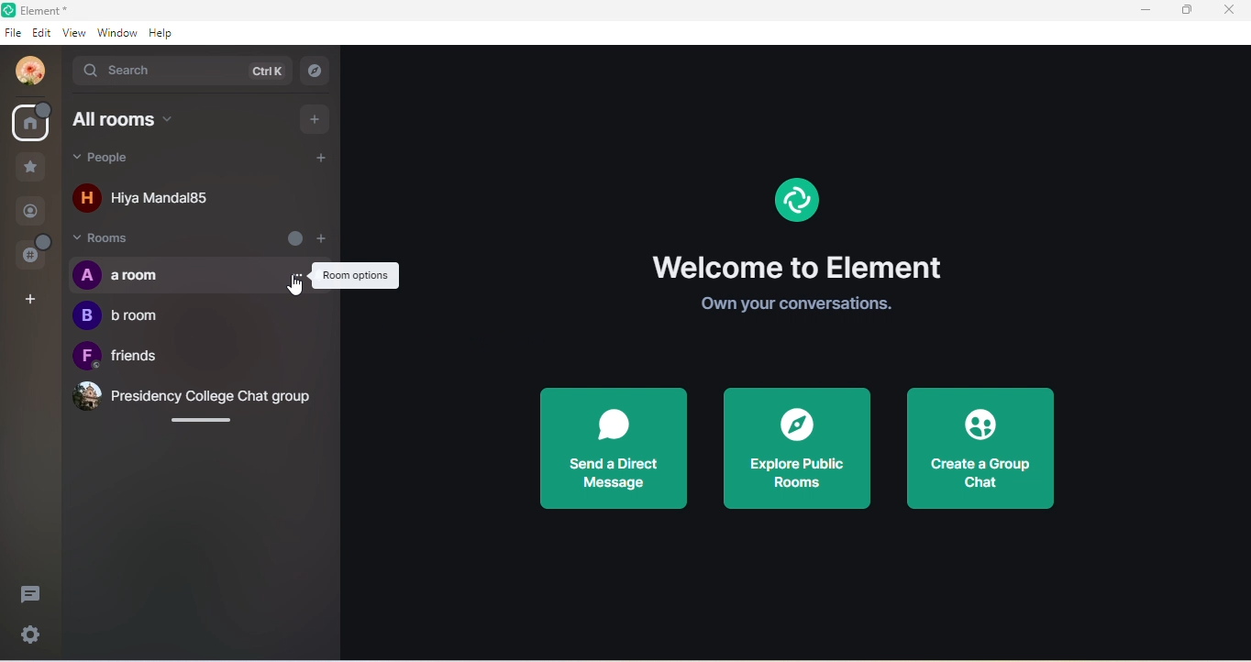  What do you see at coordinates (317, 72) in the screenshot?
I see `explore` at bounding box center [317, 72].